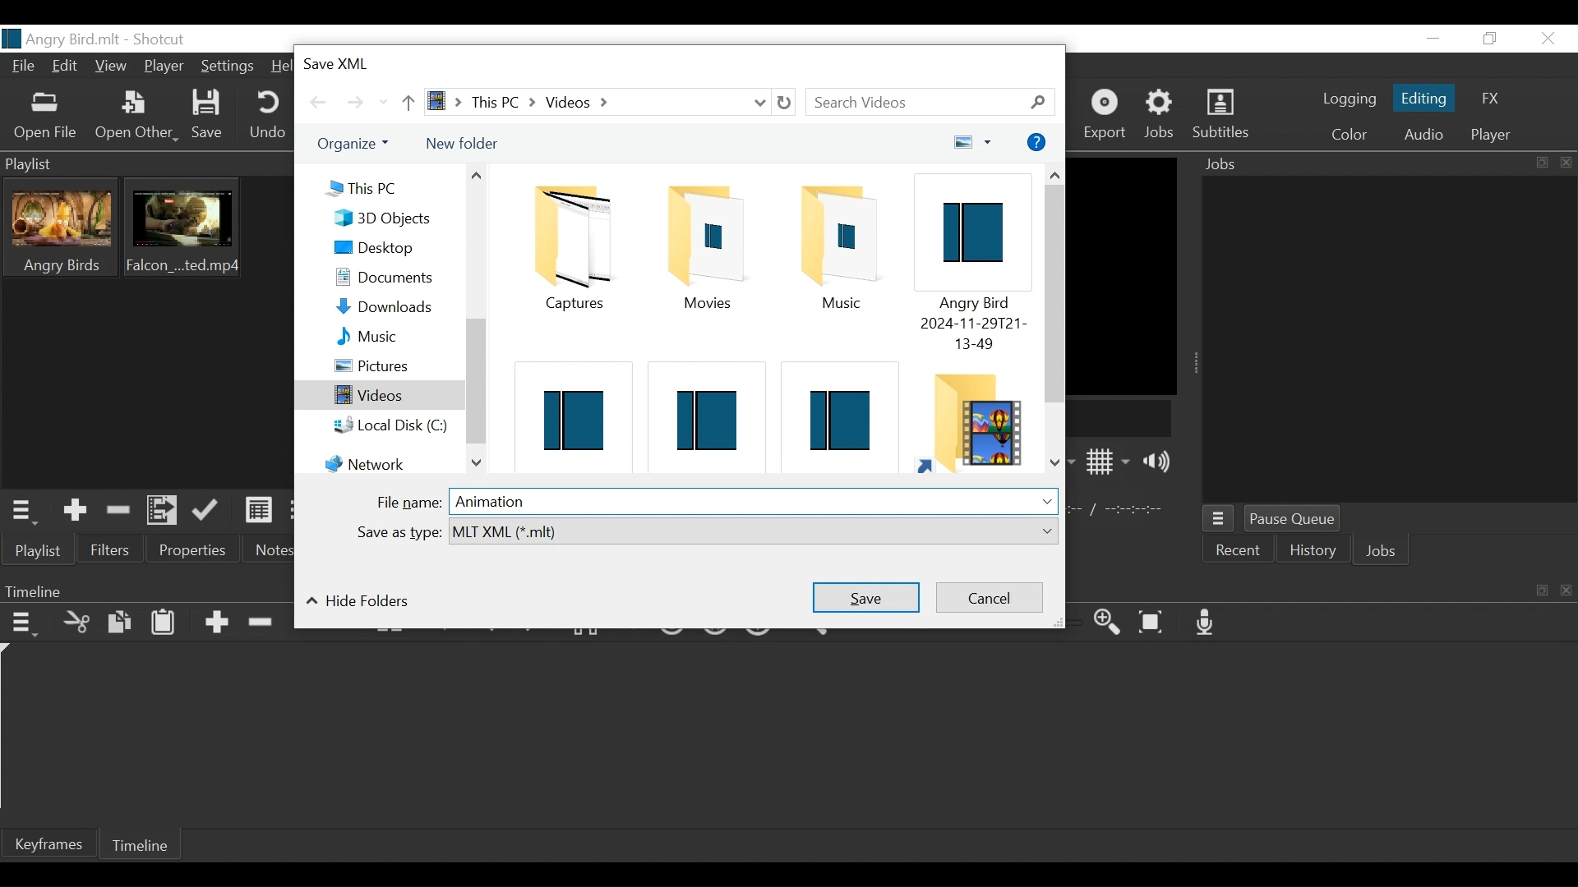 The height and width of the screenshot is (887, 1578). What do you see at coordinates (24, 68) in the screenshot?
I see `File` at bounding box center [24, 68].